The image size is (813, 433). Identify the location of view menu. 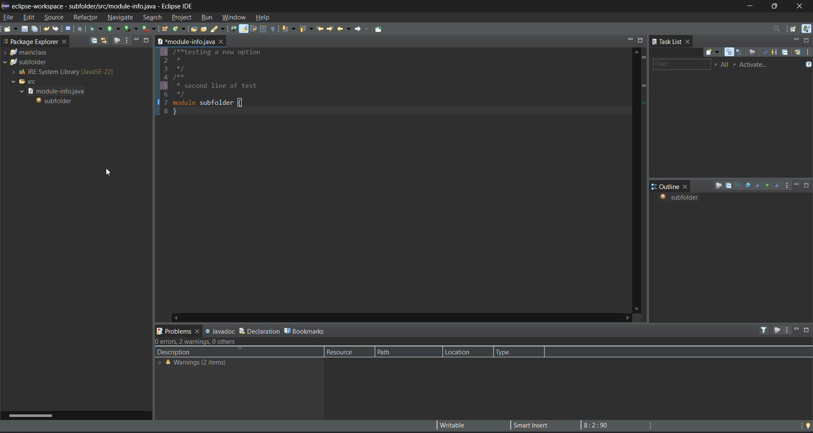
(808, 52).